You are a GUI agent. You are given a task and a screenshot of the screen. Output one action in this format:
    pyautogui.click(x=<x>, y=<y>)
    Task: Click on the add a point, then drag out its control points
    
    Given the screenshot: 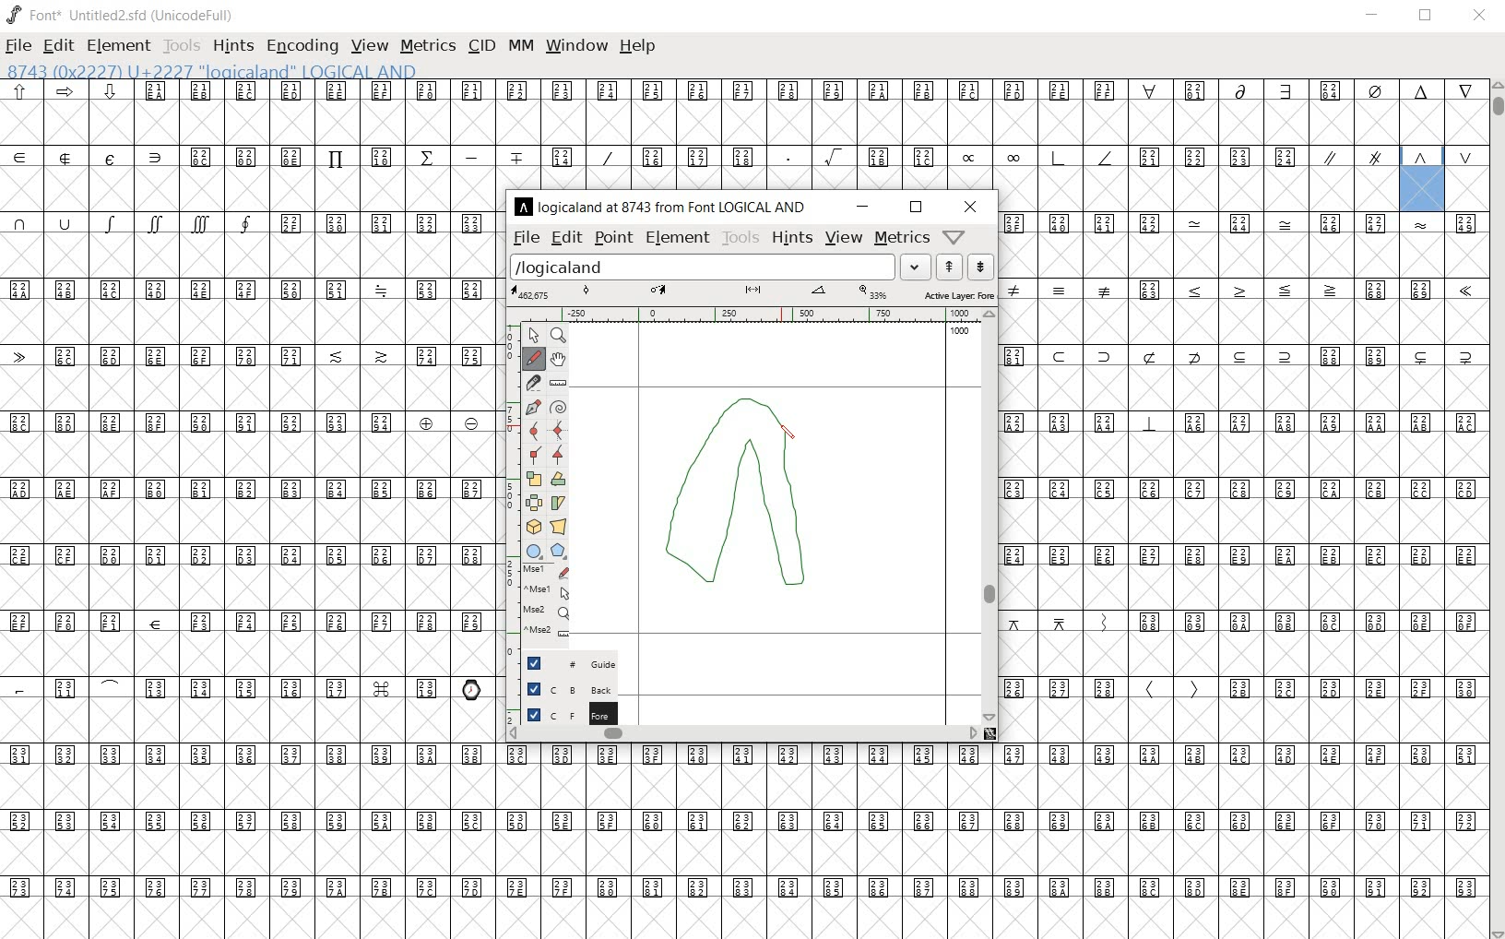 What is the action you would take?
    pyautogui.click(x=535, y=407)
    